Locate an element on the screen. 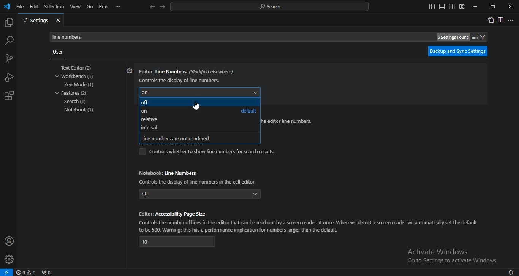 The height and width of the screenshot is (276, 519). toggle panel is located at coordinates (441, 6).